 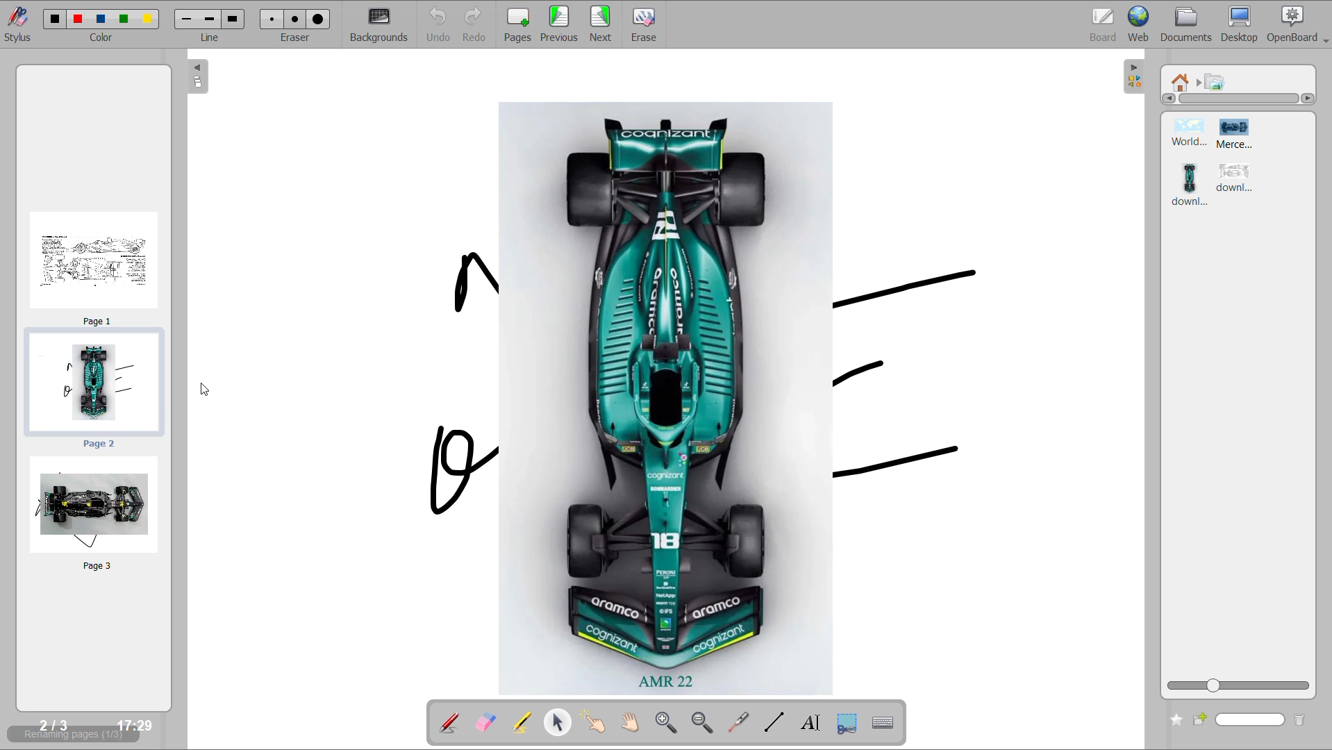 I want to click on draw lines, so click(x=774, y=722).